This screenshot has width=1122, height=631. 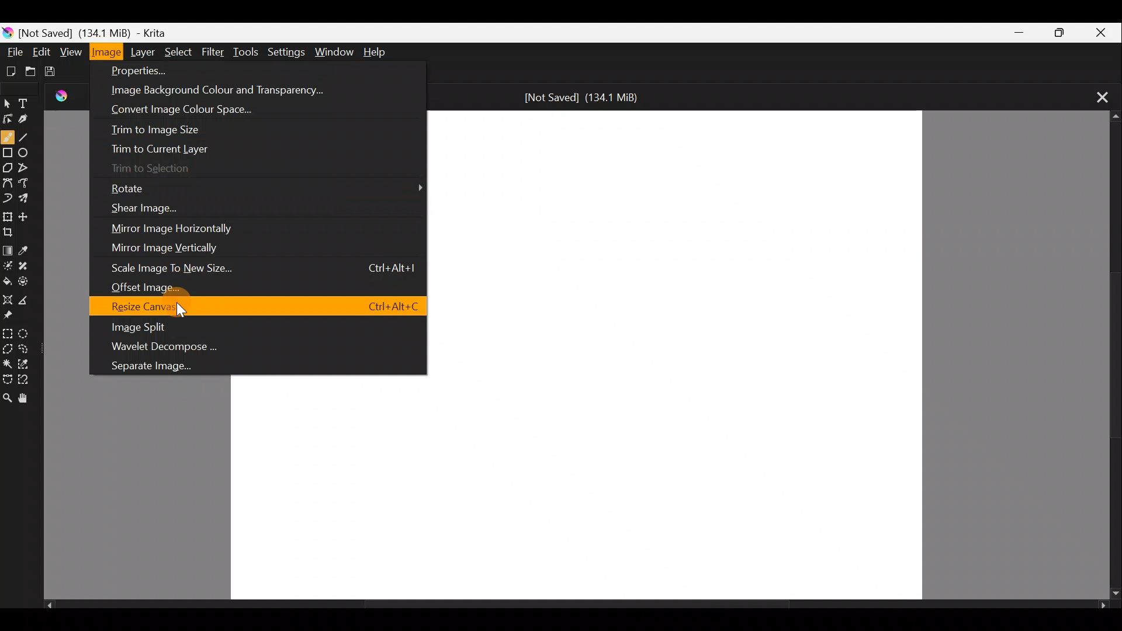 What do you see at coordinates (252, 328) in the screenshot?
I see `Image split` at bounding box center [252, 328].